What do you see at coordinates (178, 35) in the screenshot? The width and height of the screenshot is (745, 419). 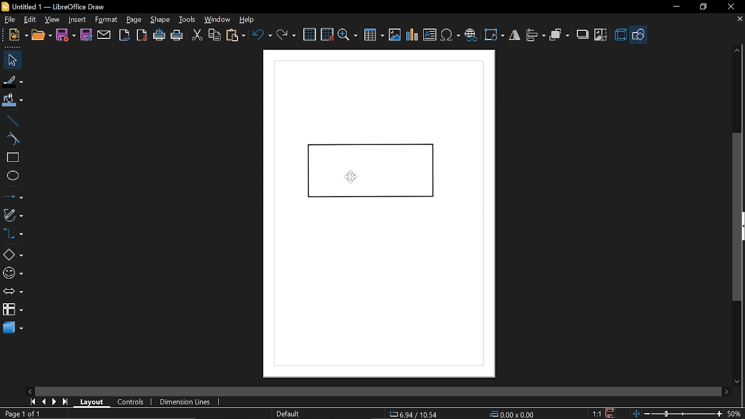 I see `Print` at bounding box center [178, 35].